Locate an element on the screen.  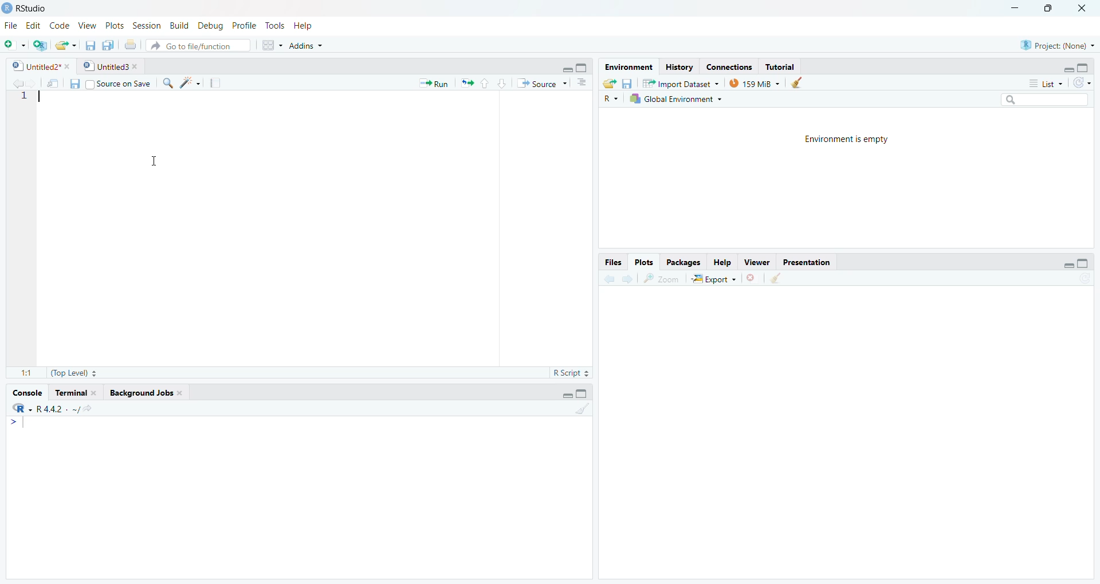
Save is located at coordinates (628, 84).